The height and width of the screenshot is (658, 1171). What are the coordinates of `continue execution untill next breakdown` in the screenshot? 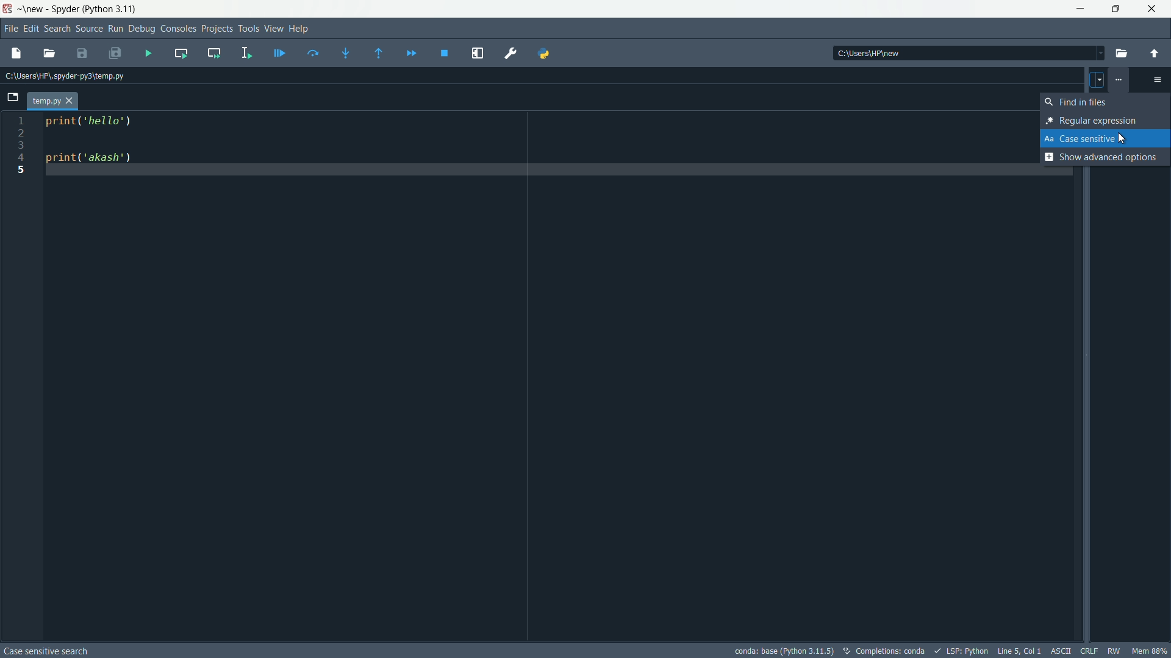 It's located at (411, 55).